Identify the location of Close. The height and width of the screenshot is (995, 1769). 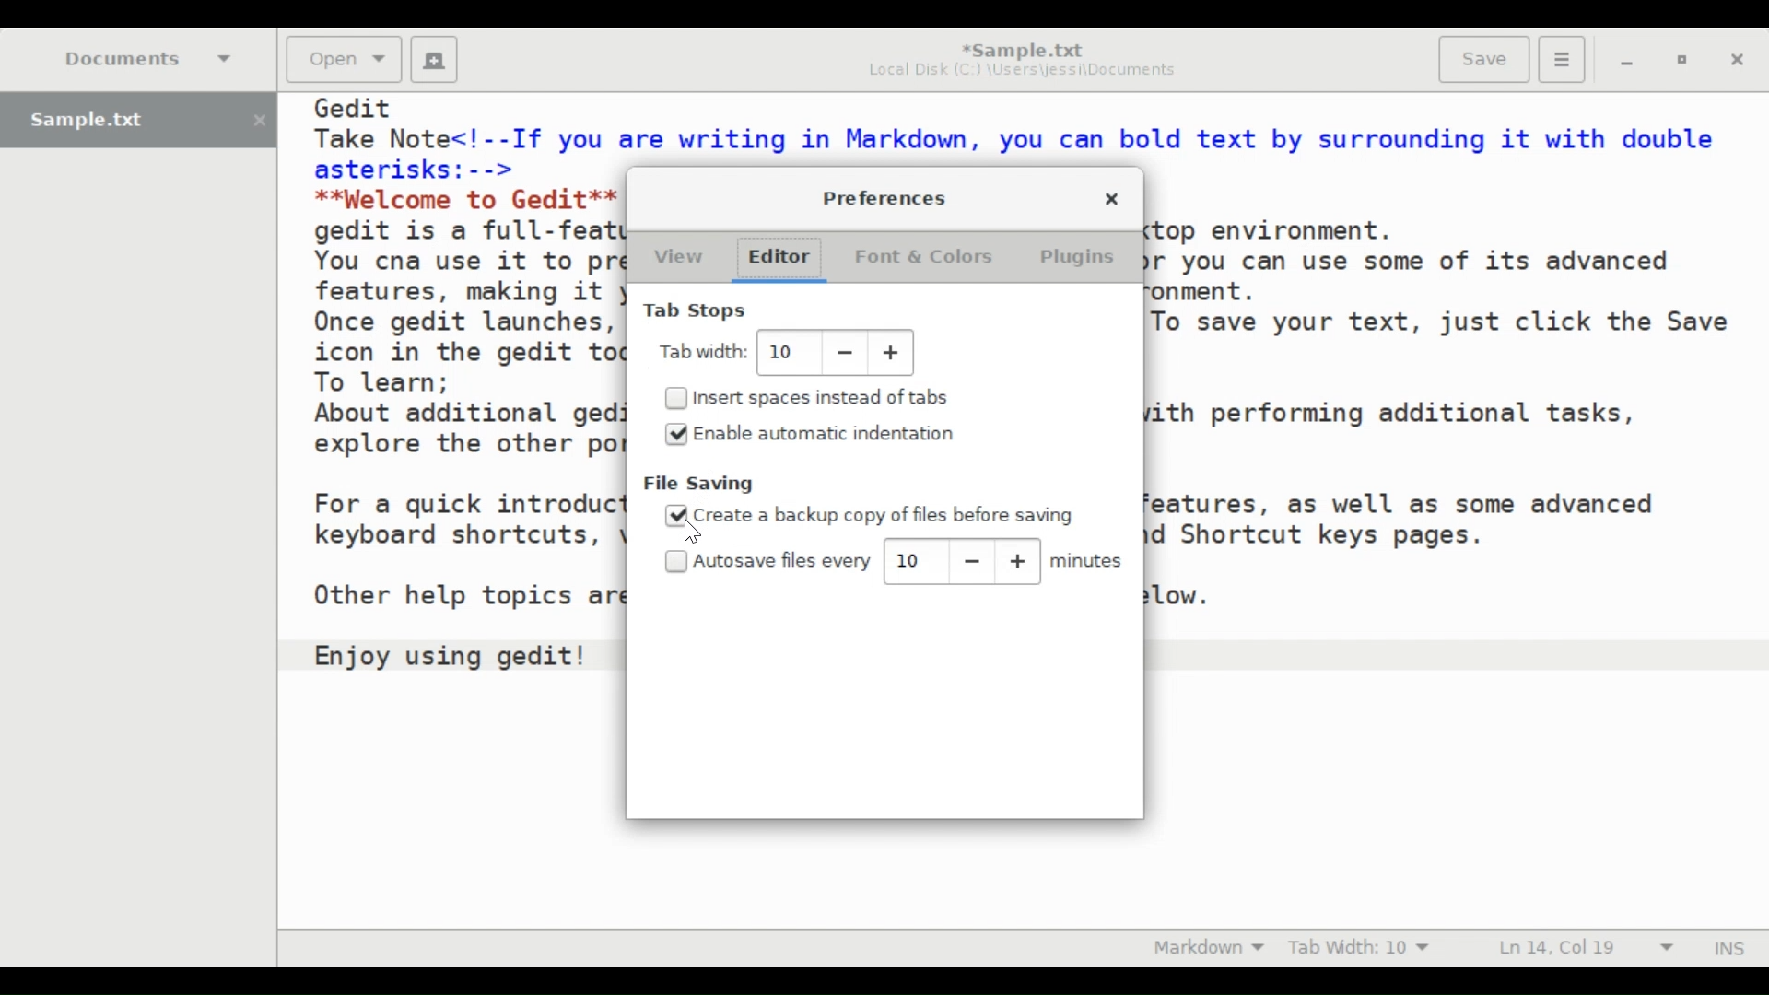
(1112, 201).